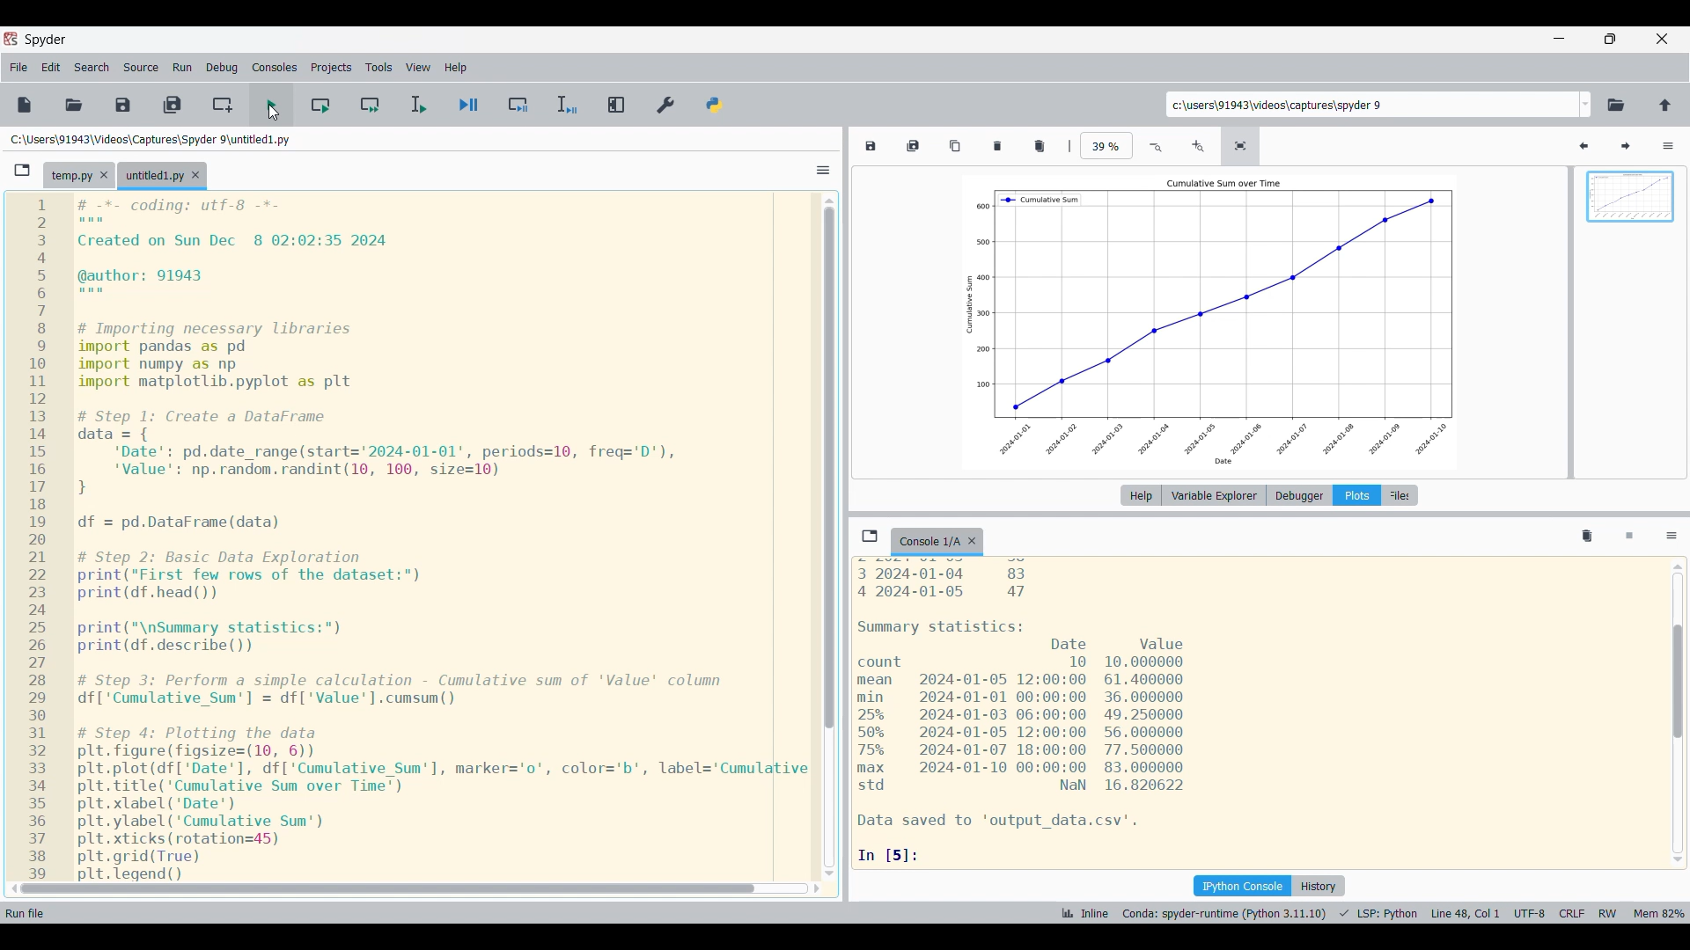  Describe the element at coordinates (1658, 912) in the screenshot. I see `memory usage` at that location.